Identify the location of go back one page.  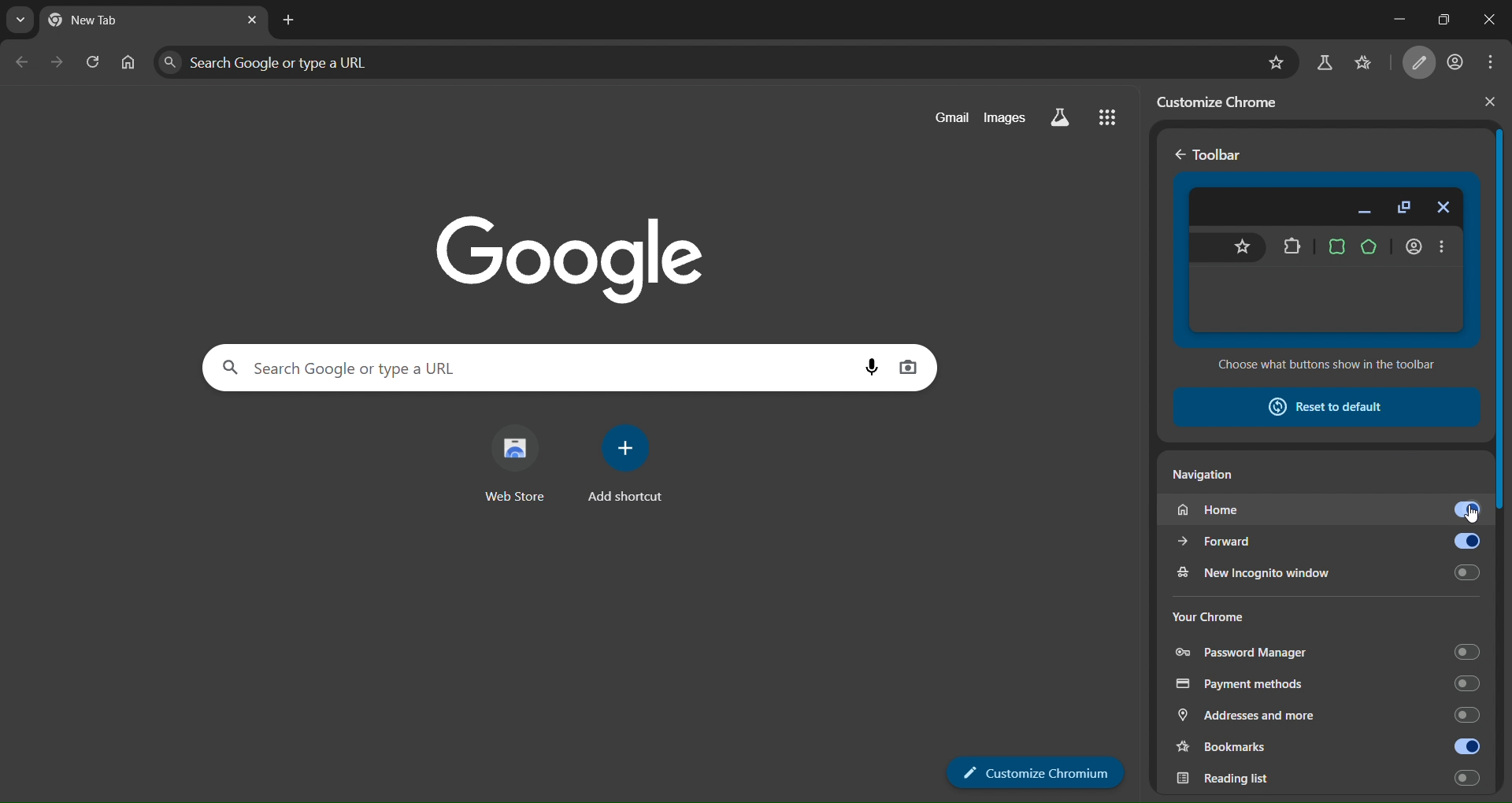
(24, 65).